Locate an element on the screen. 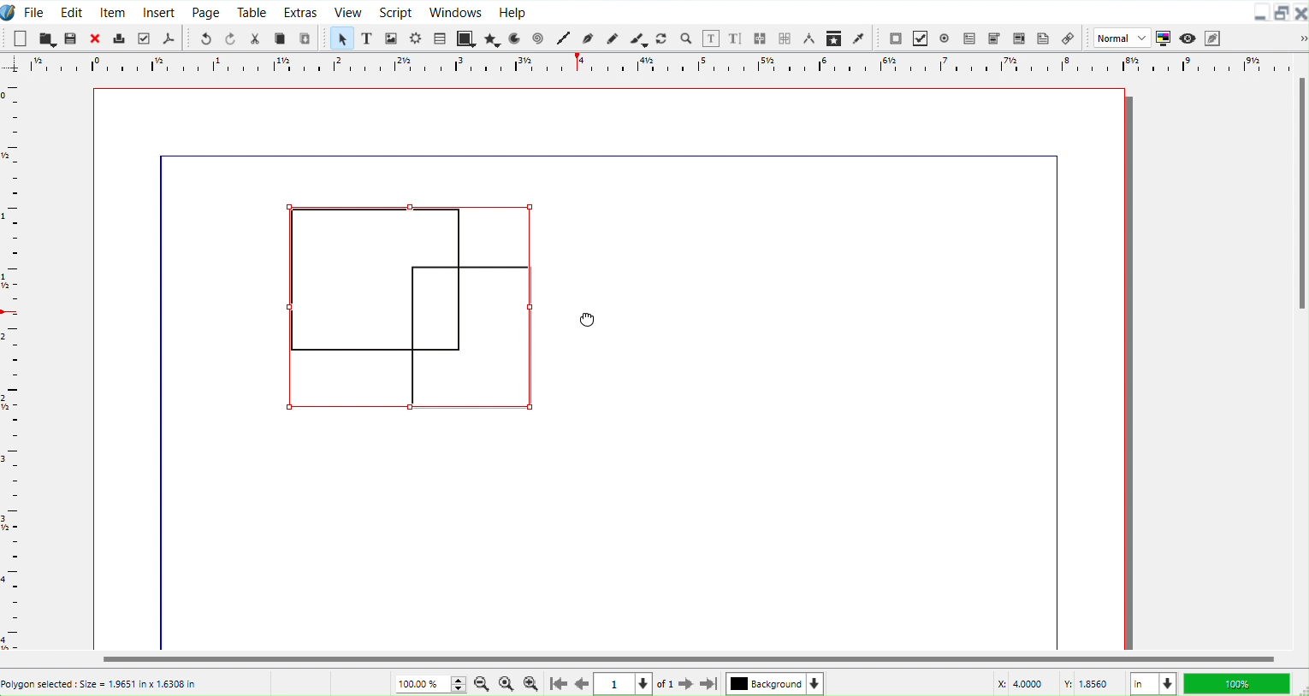 This screenshot has height=696, width=1309. Zoom Out is located at coordinates (483, 683).